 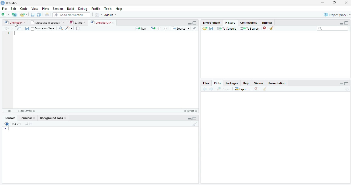 I want to click on File, so click(x=4, y=9).